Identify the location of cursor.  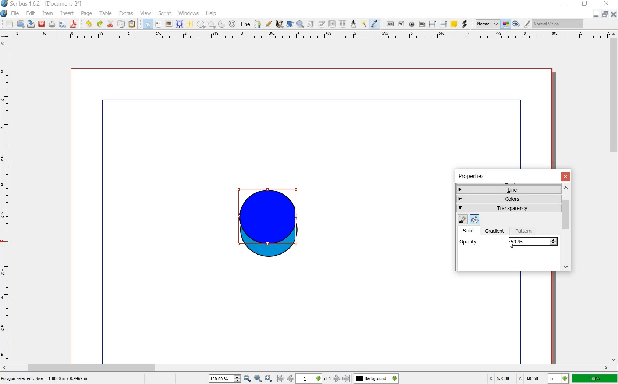
(512, 246).